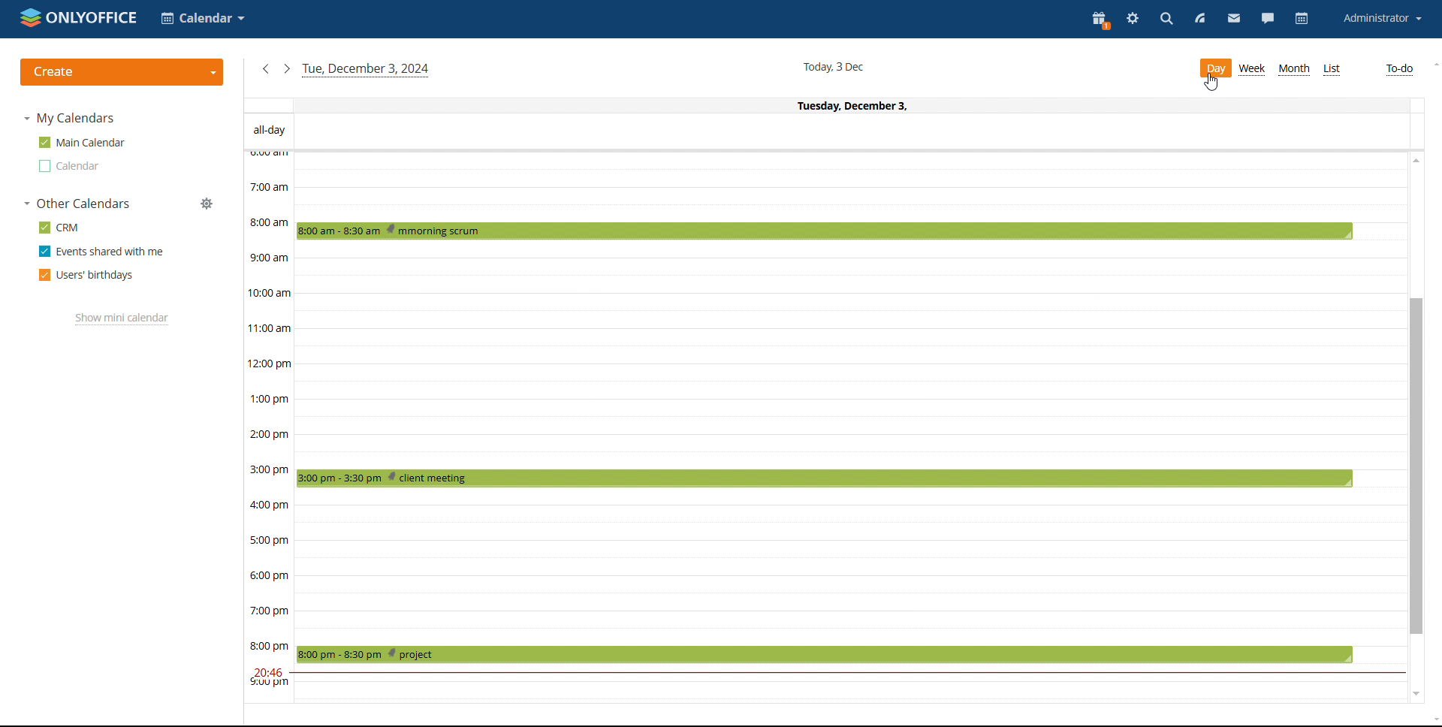 Image resolution: width=1442 pixels, height=727 pixels. What do you see at coordinates (207, 204) in the screenshot?
I see `manage` at bounding box center [207, 204].